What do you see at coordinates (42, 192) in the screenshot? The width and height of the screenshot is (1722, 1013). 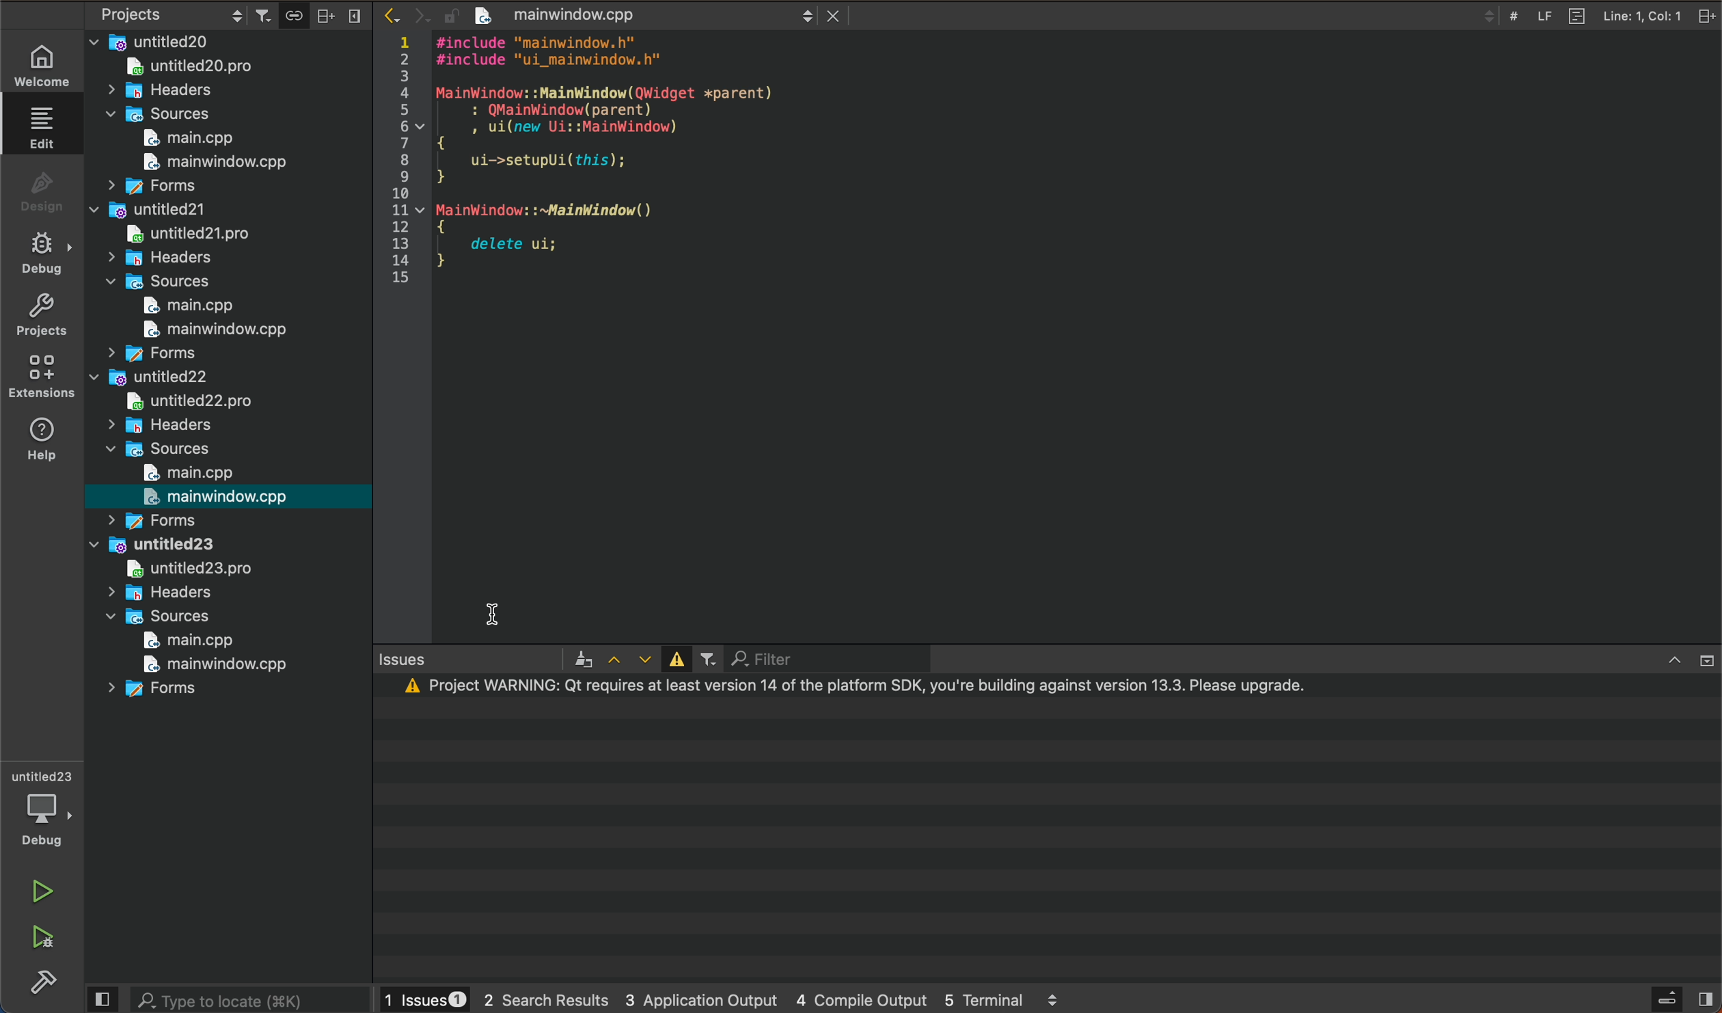 I see `design` at bounding box center [42, 192].